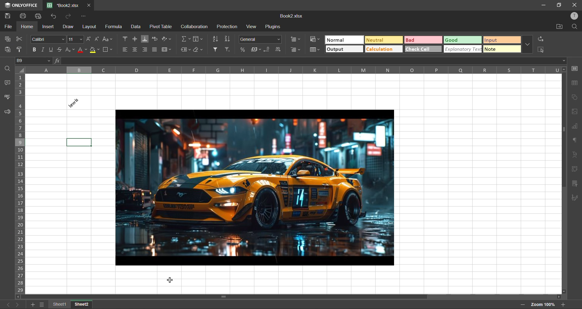 The width and height of the screenshot is (582, 309). What do you see at coordinates (573, 69) in the screenshot?
I see `cell settings` at bounding box center [573, 69].